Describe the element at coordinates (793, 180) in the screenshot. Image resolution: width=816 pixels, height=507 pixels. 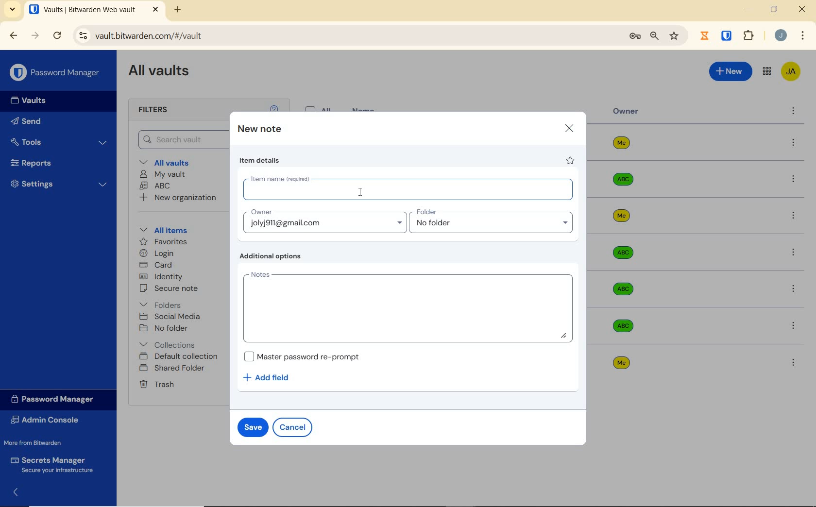
I see `more options` at that location.